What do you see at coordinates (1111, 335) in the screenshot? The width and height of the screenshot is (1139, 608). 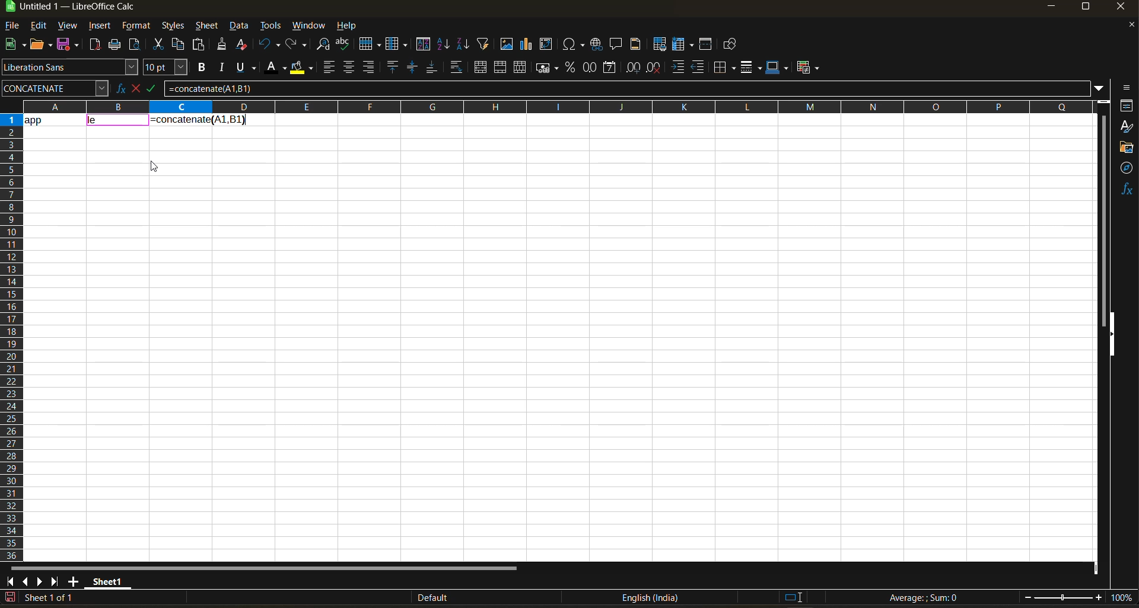 I see `hide` at bounding box center [1111, 335].